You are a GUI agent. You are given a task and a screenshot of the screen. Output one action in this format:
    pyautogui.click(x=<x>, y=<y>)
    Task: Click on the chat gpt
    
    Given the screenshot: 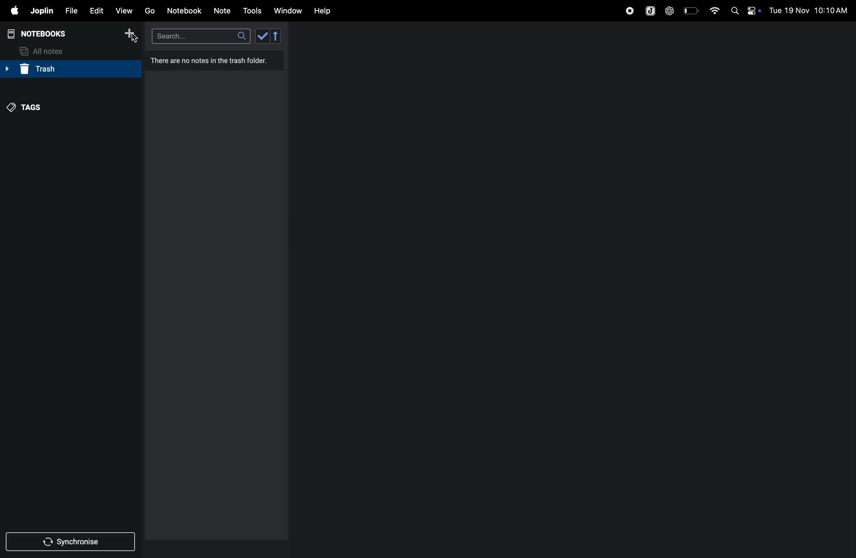 What is the action you would take?
    pyautogui.click(x=668, y=10)
    